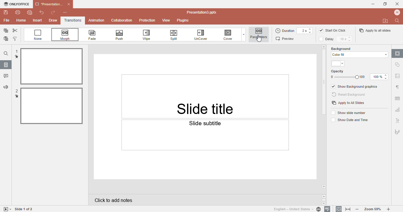 The height and width of the screenshot is (212, 403). Describe the element at coordinates (53, 21) in the screenshot. I see `Draw` at that location.